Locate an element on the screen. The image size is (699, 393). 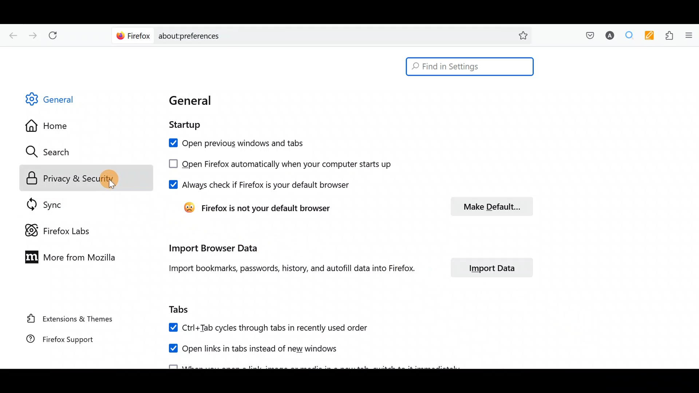
Firefox labs is located at coordinates (64, 230).